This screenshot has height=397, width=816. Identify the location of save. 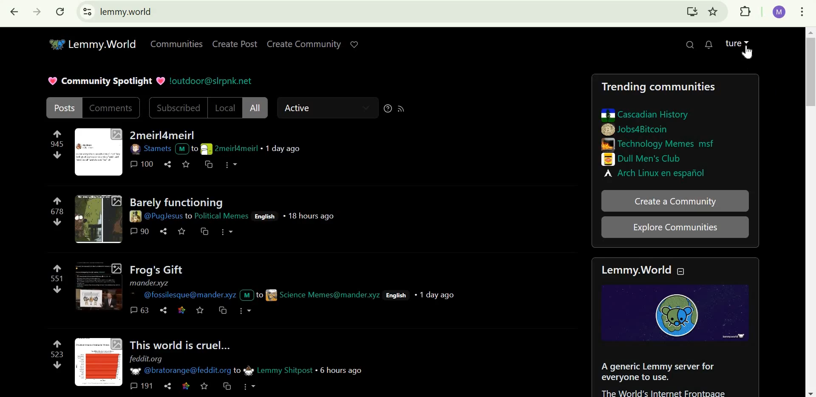
(201, 310).